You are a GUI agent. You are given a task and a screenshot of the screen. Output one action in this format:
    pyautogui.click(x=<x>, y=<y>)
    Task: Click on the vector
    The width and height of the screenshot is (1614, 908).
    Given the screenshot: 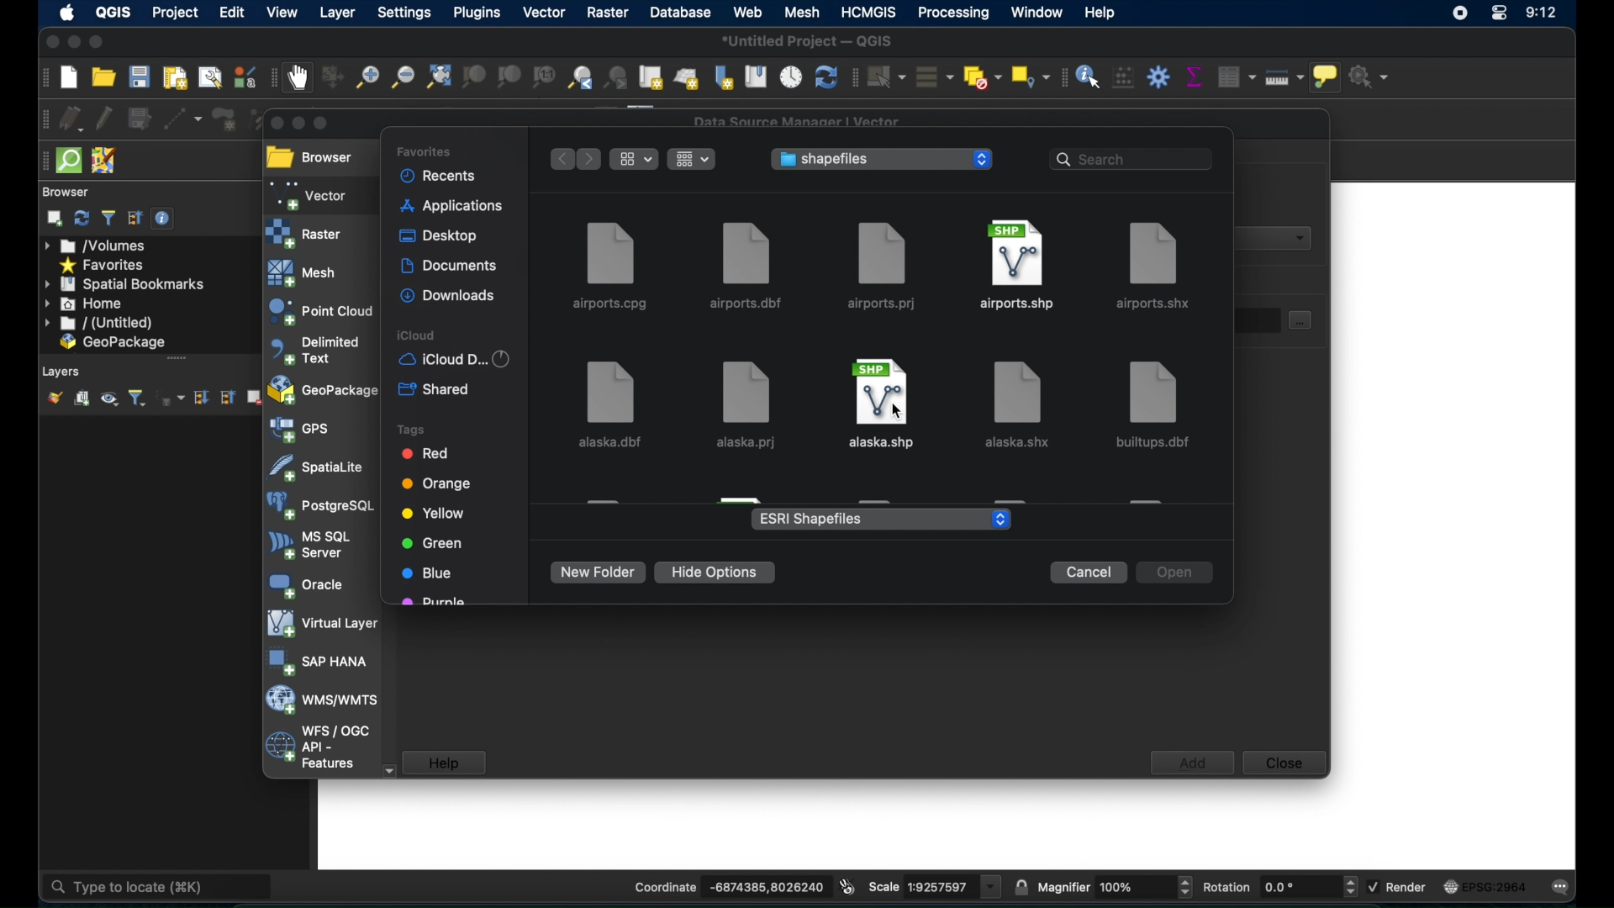 What is the action you would take?
    pyautogui.click(x=543, y=12)
    